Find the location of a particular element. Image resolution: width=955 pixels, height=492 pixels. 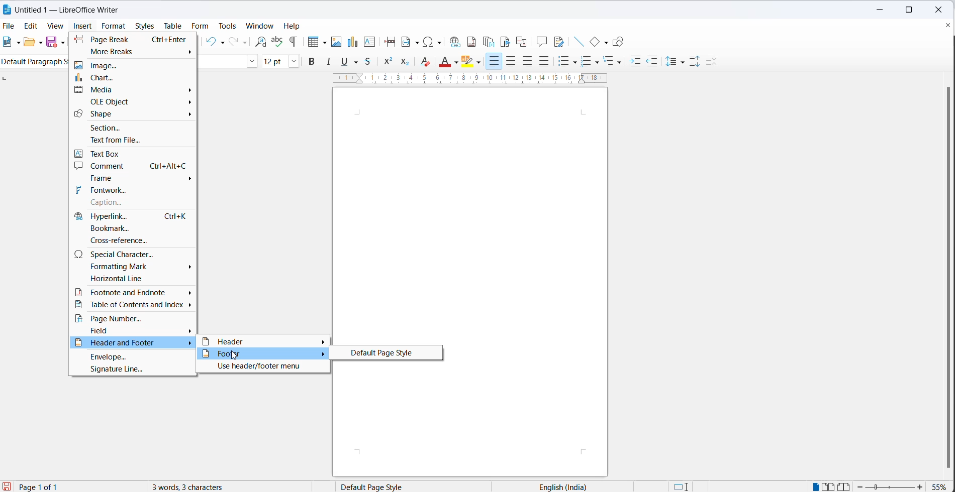

field is located at coordinates (134, 330).